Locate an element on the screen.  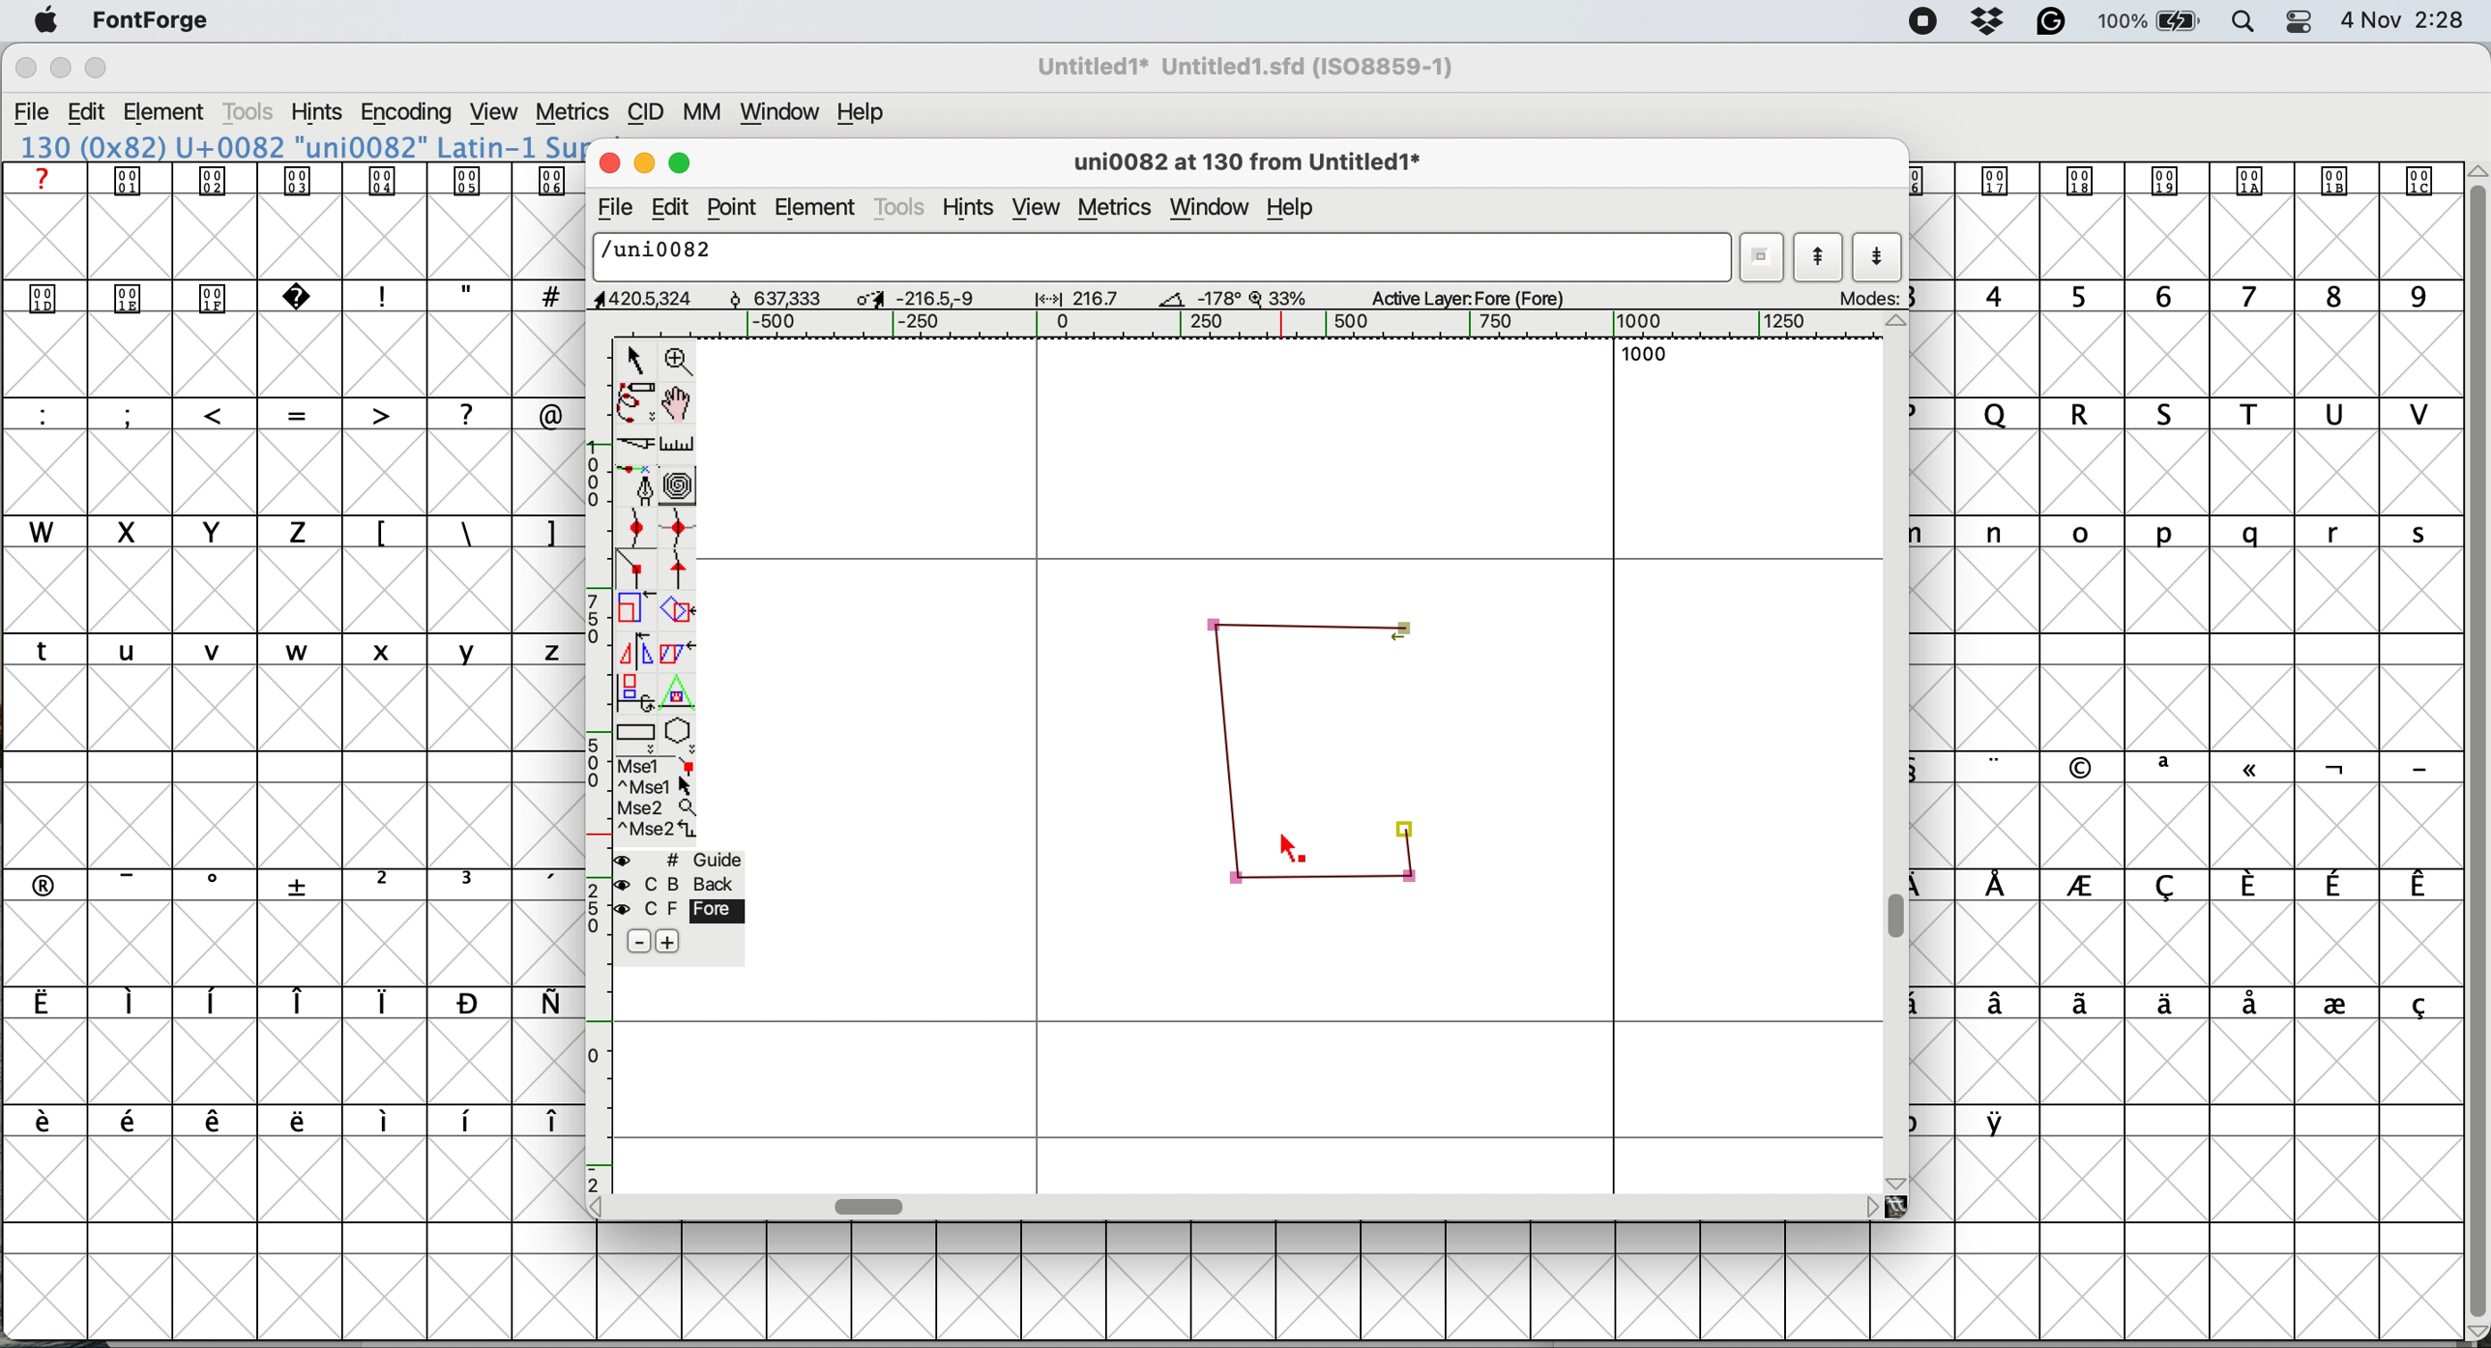
corner points connected is located at coordinates (1312, 881).